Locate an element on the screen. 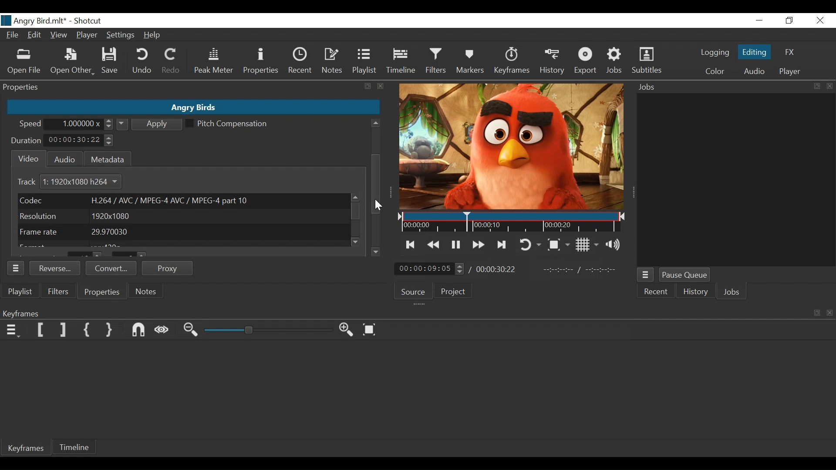  Play backward quickly is located at coordinates (433, 245).